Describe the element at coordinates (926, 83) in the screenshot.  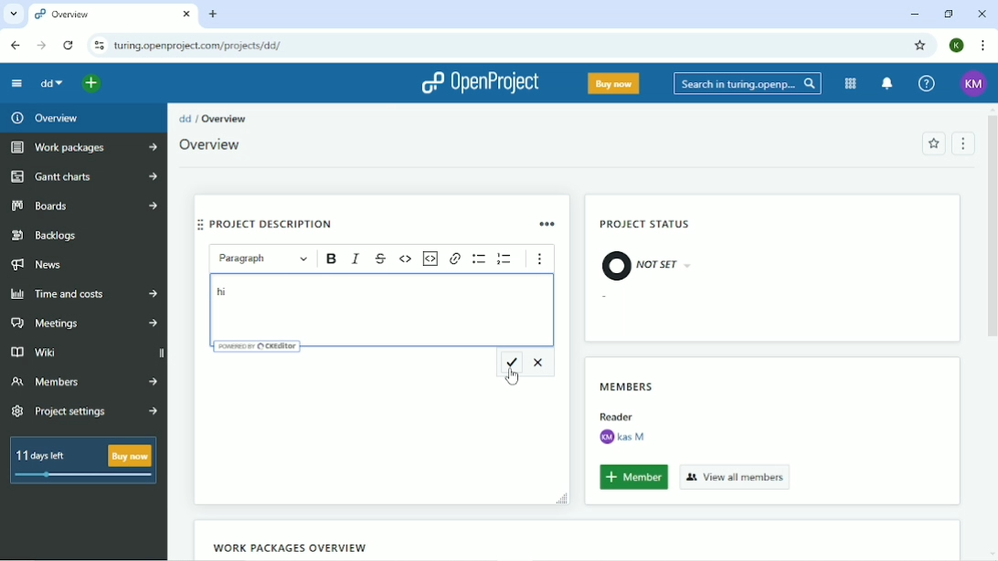
I see `Help` at that location.